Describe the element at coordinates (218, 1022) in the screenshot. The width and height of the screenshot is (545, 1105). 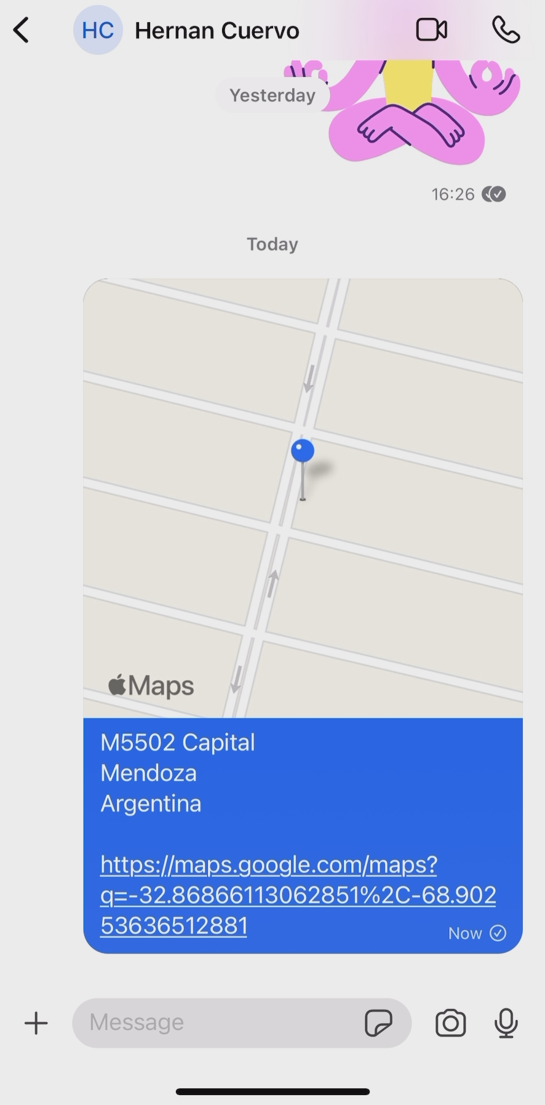
I see `message bar` at that location.